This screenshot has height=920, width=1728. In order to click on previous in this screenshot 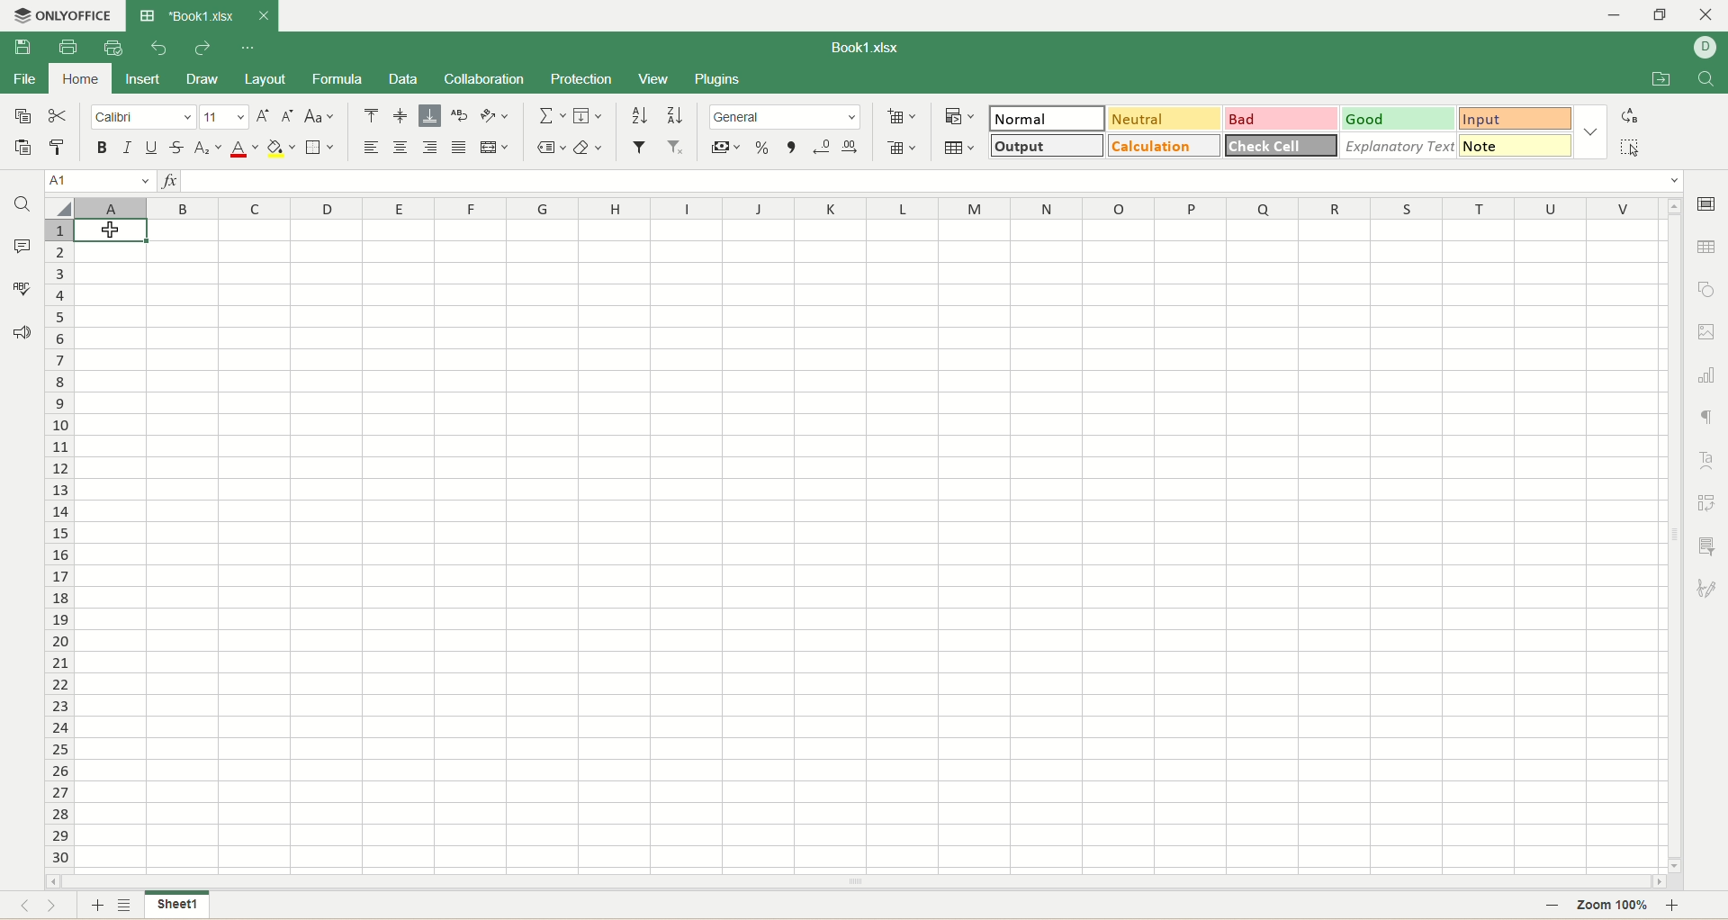, I will do `click(21, 907)`.